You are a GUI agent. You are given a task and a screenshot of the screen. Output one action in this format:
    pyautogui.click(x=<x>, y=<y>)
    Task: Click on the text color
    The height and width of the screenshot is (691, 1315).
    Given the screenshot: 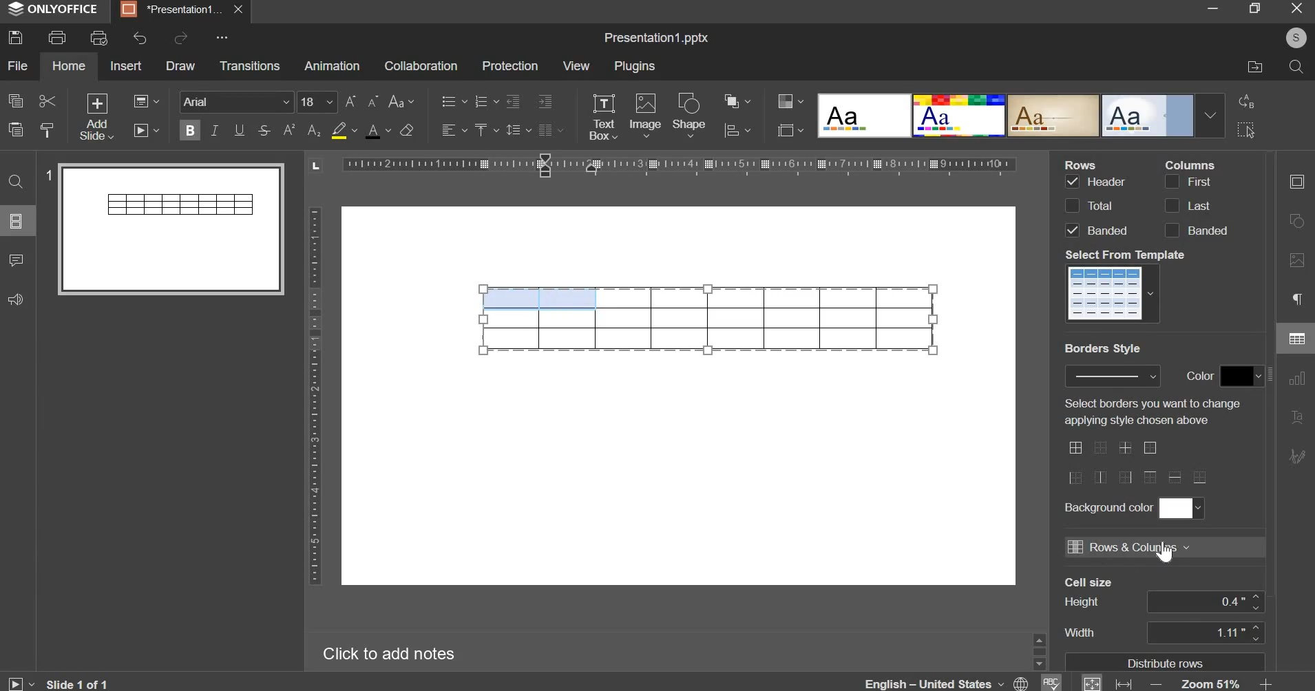 What is the action you would take?
    pyautogui.click(x=377, y=131)
    